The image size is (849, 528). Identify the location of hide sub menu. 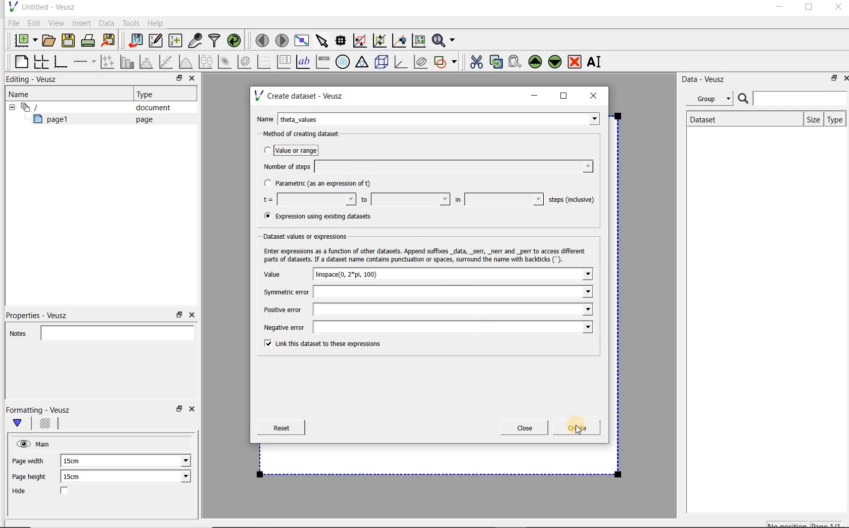
(10, 106).